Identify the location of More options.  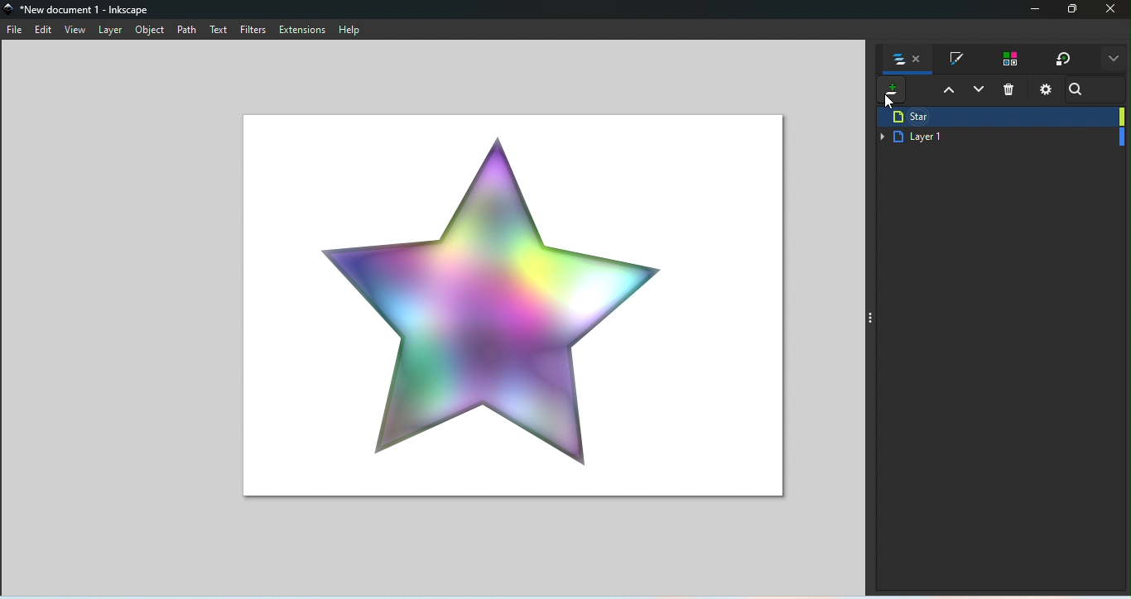
(1113, 60).